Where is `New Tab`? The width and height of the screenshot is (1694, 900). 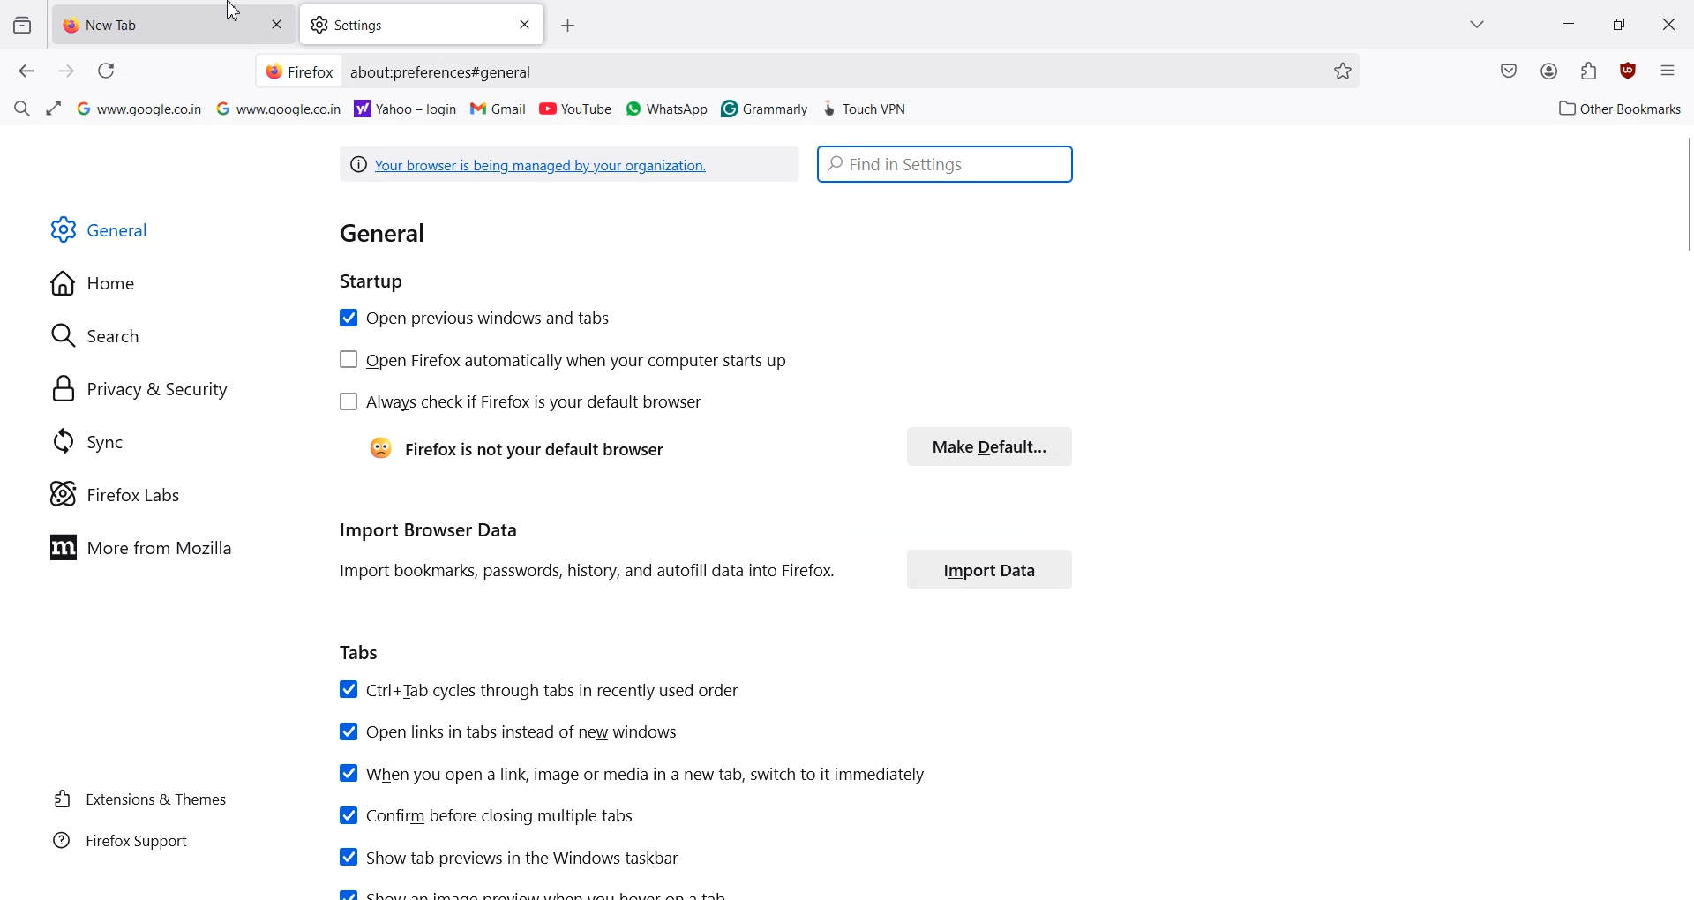 New Tab is located at coordinates (150, 26).